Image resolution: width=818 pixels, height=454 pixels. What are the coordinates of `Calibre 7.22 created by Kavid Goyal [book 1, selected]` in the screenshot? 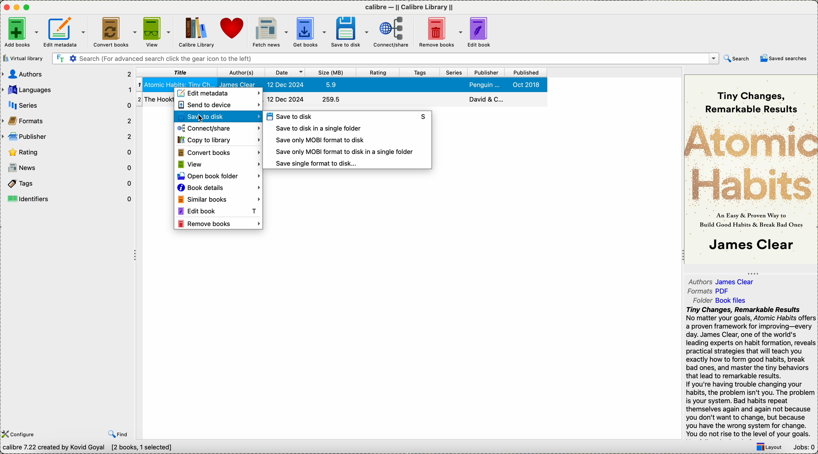 It's located at (91, 449).